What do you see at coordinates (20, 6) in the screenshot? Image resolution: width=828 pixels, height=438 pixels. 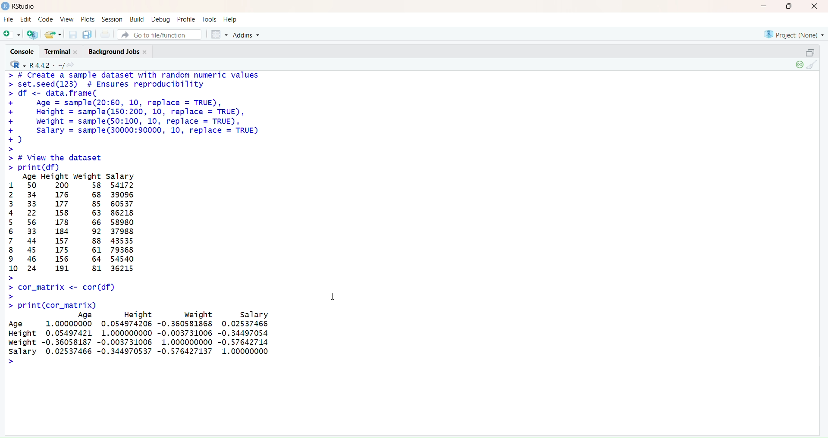 I see `RStudio` at bounding box center [20, 6].